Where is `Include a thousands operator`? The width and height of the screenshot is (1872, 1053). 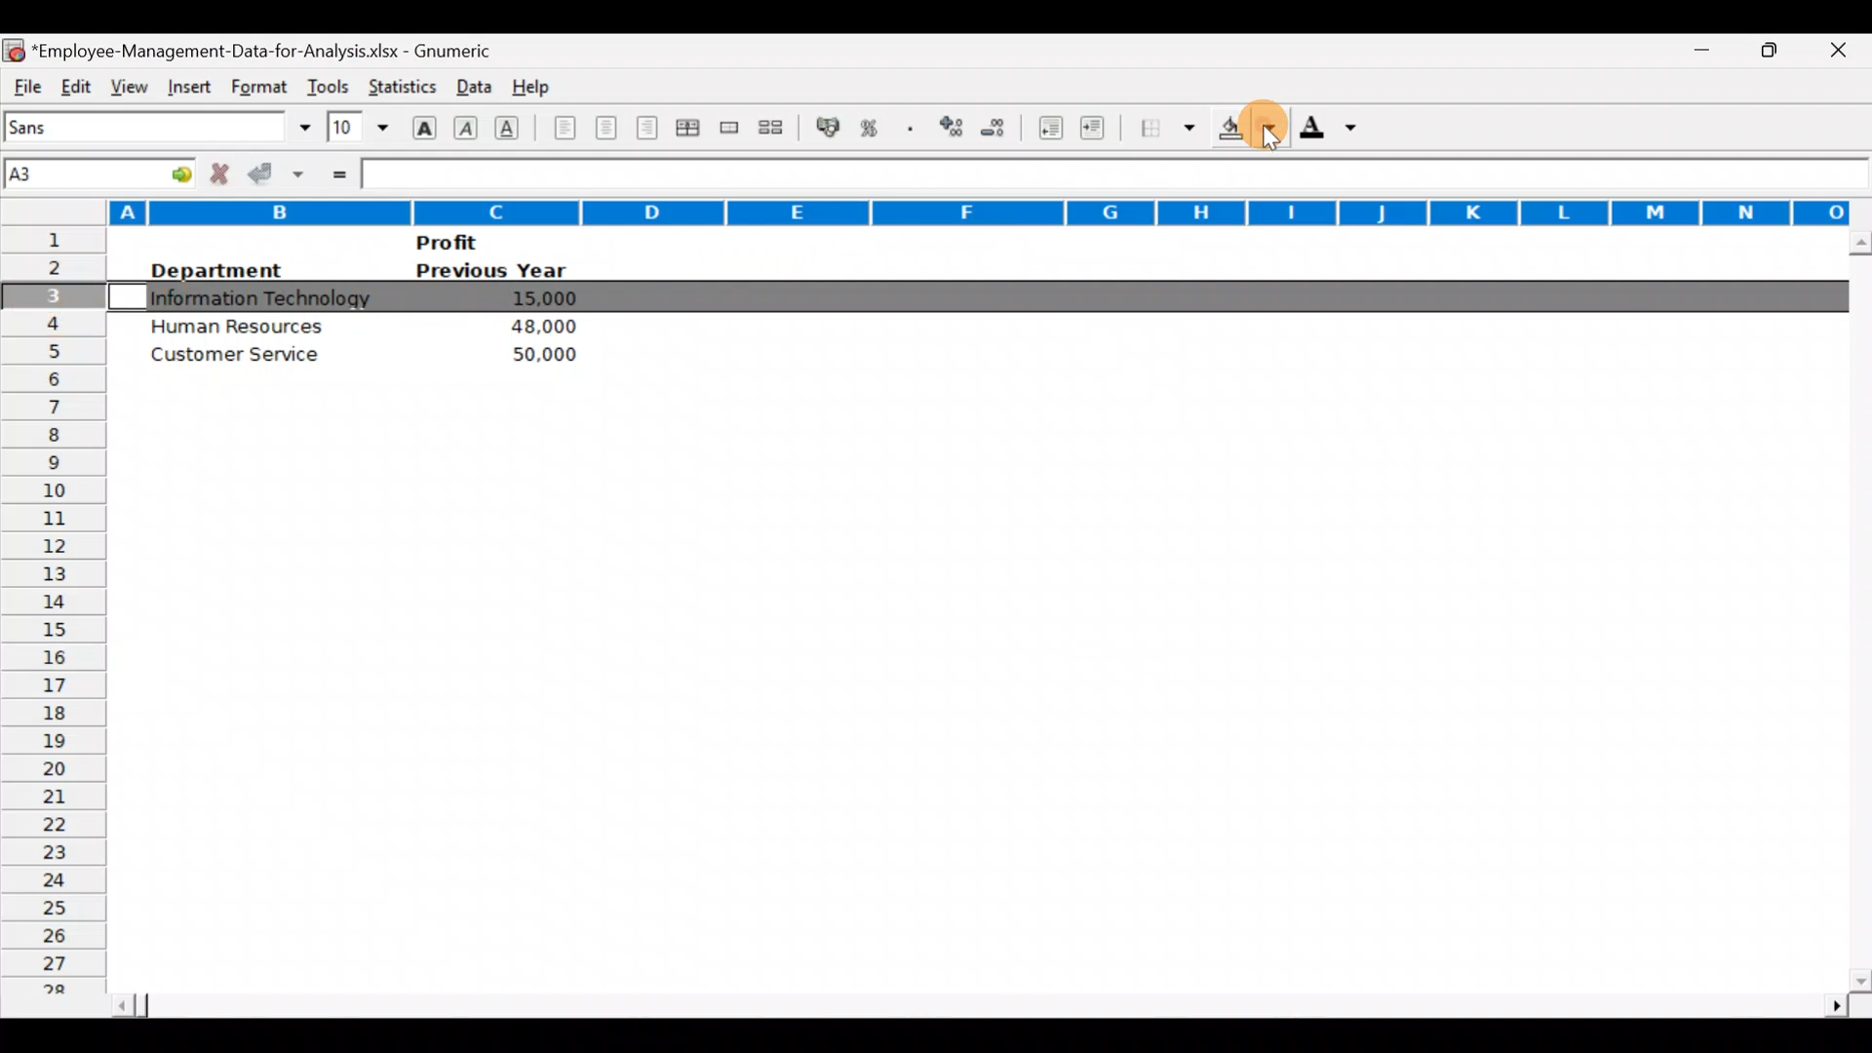 Include a thousands operator is located at coordinates (914, 130).